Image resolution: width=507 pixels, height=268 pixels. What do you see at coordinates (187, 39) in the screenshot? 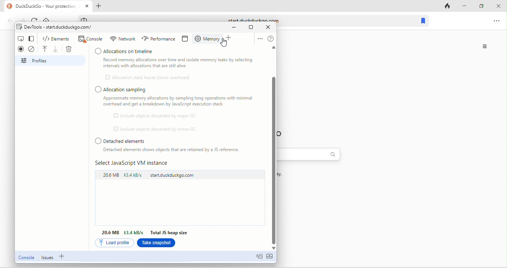
I see `application` at bounding box center [187, 39].